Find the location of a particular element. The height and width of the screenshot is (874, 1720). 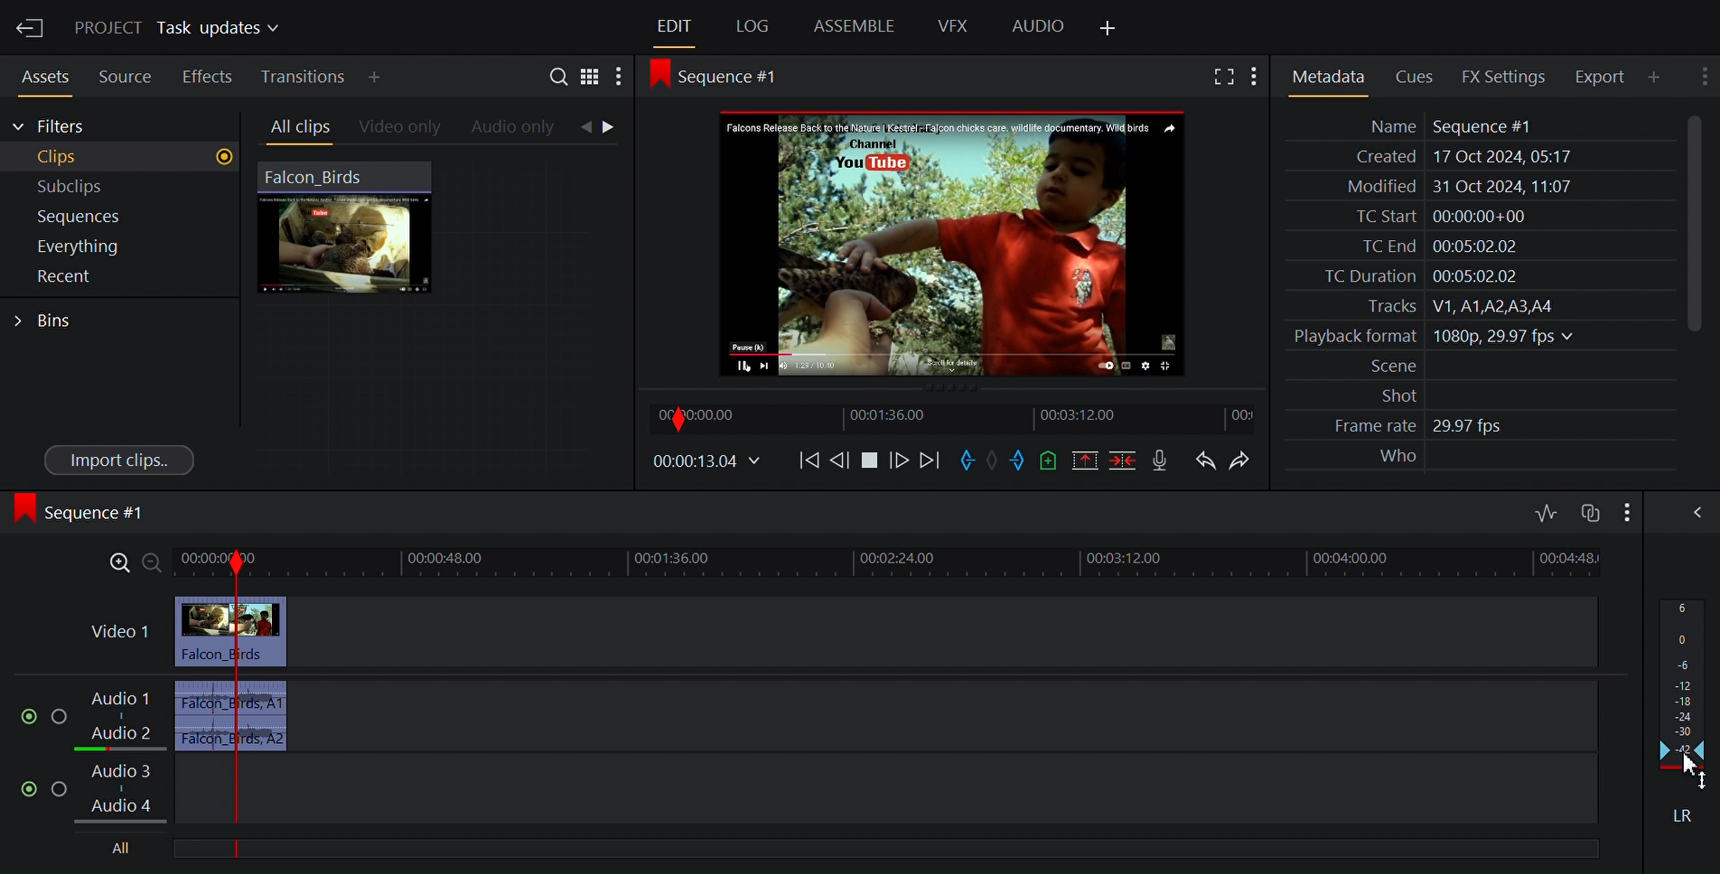

Cursor is located at coordinates (1685, 773).